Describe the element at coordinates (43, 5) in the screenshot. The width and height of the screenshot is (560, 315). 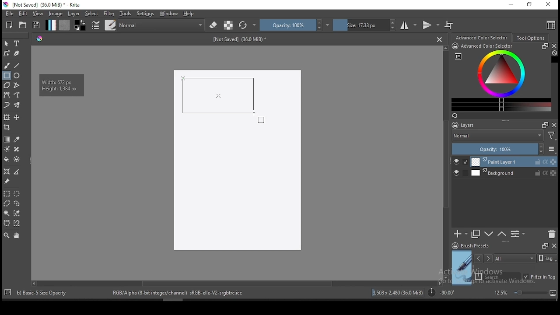
I see `icon and file name` at that location.